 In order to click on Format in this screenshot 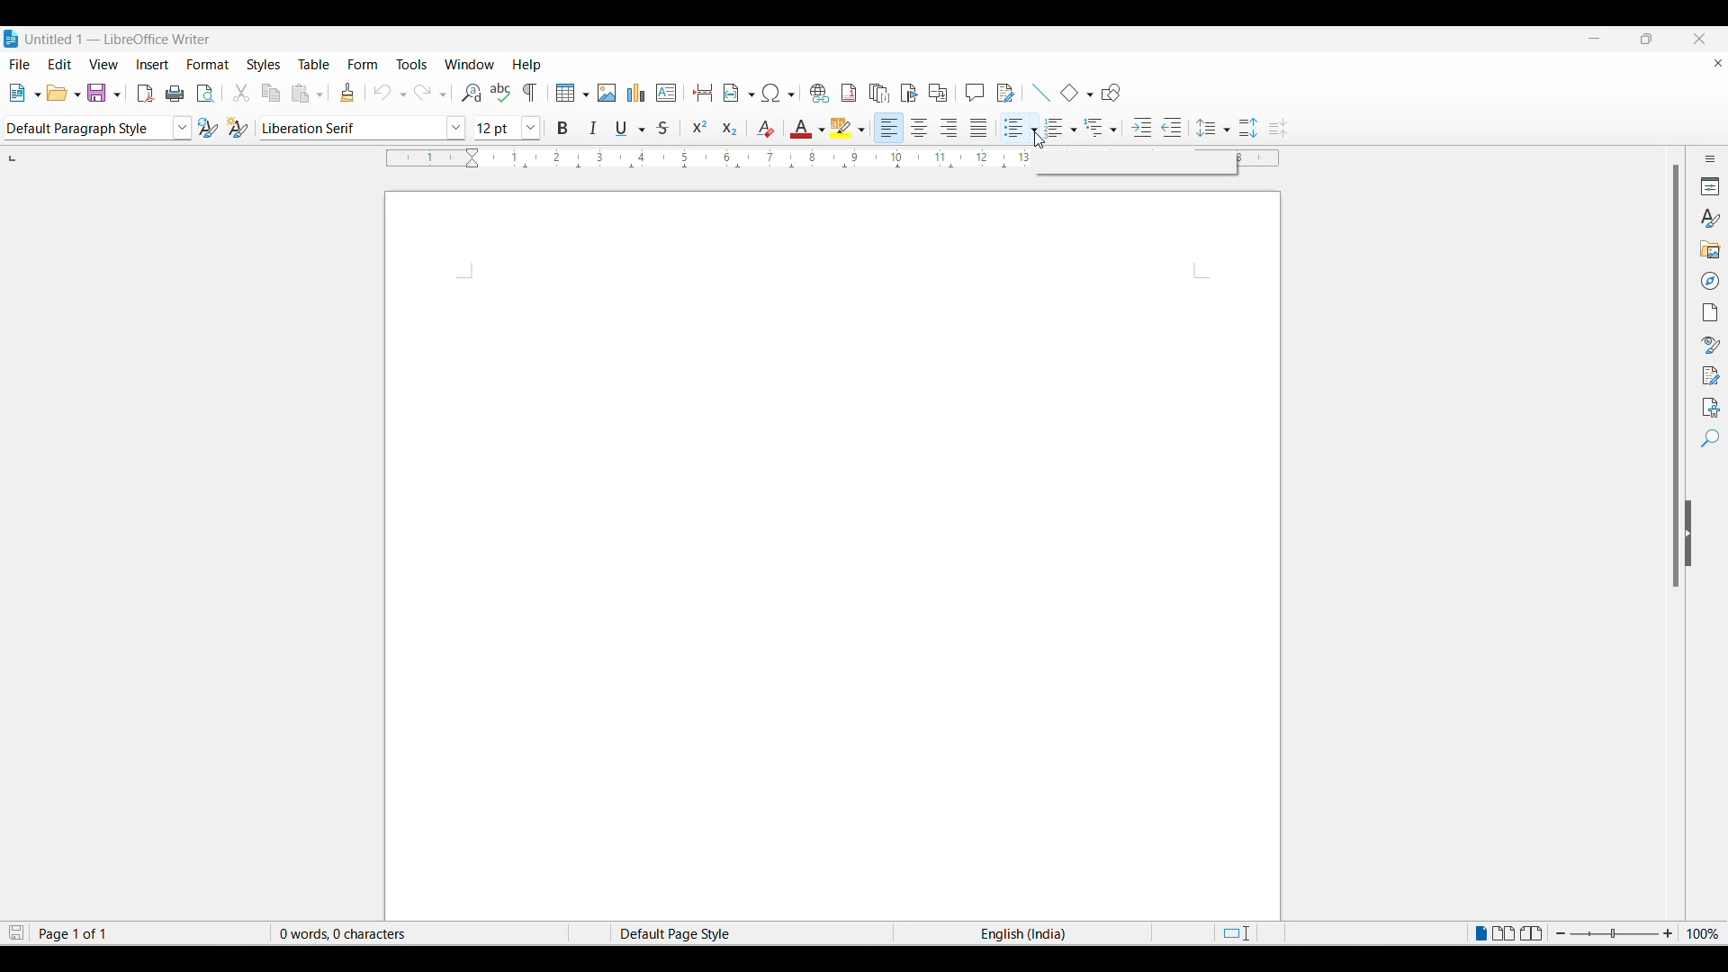, I will do `click(207, 63)`.